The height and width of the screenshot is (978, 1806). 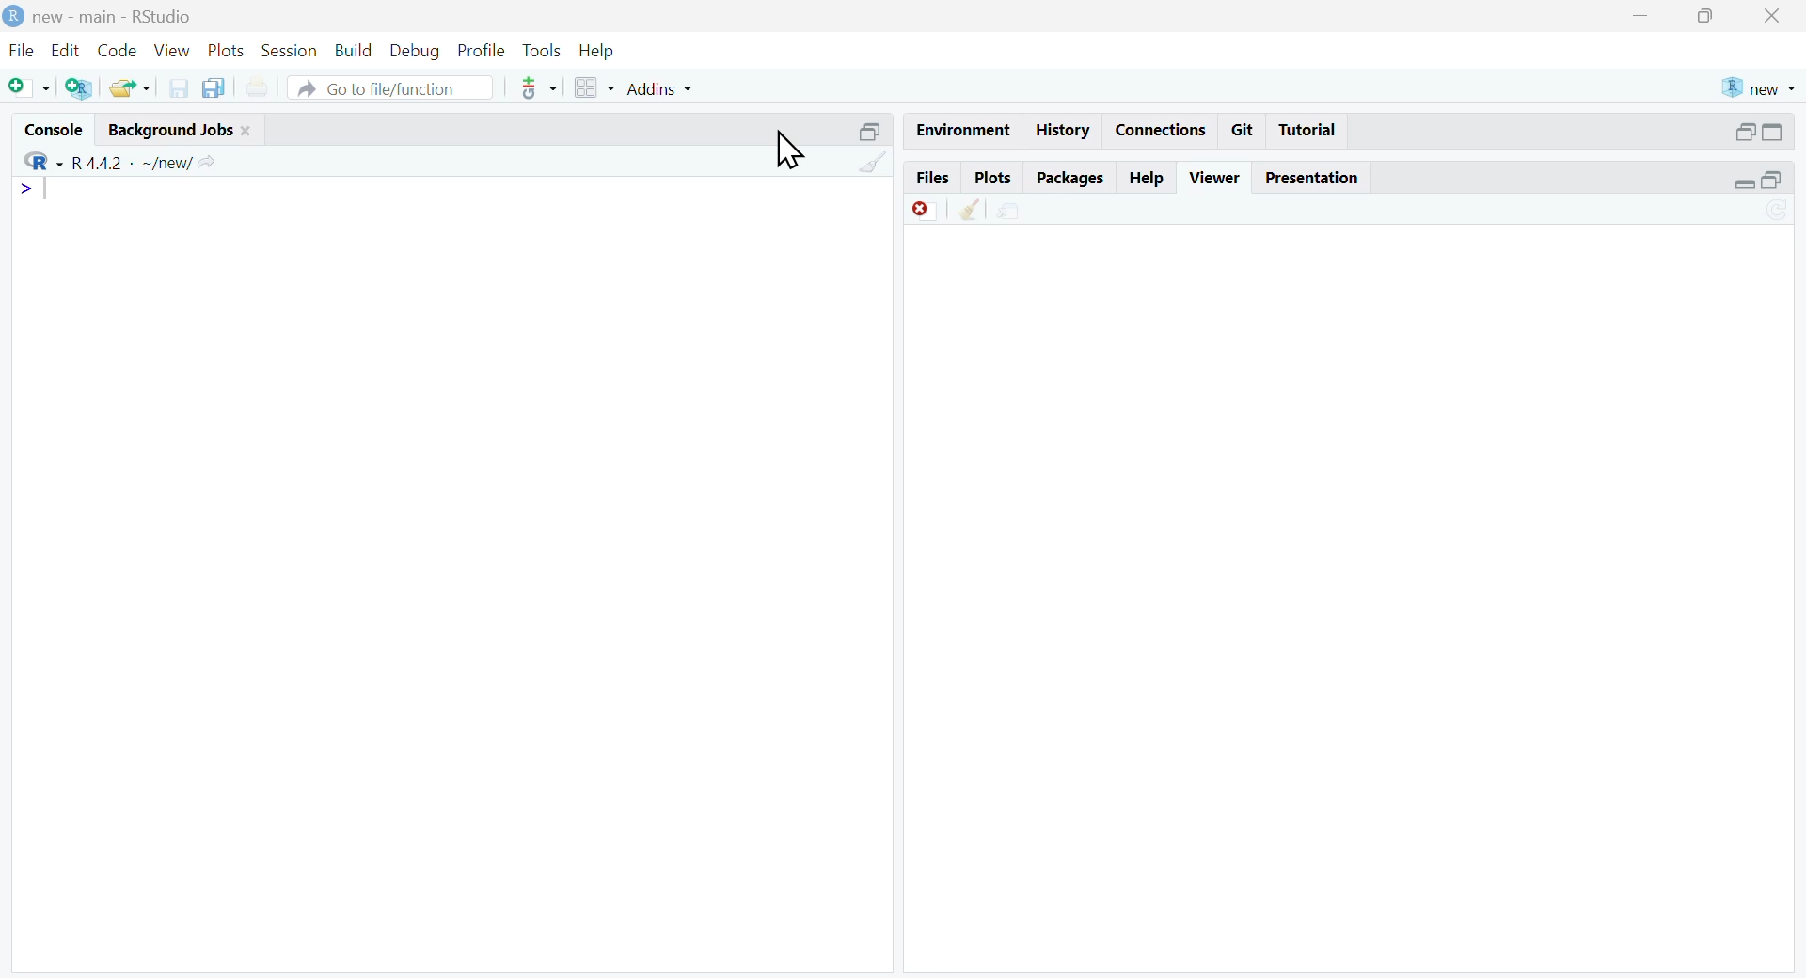 I want to click on tool, so click(x=540, y=88).